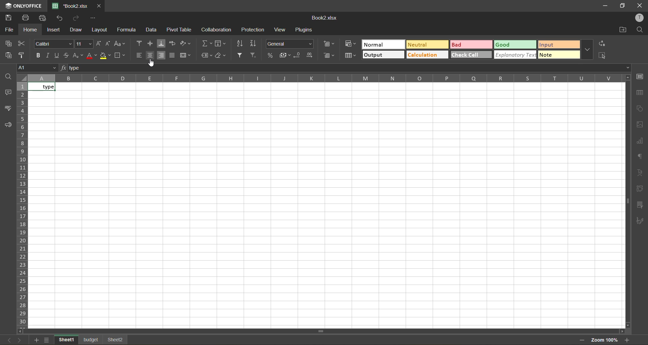  I want to click on strikethrough, so click(68, 55).